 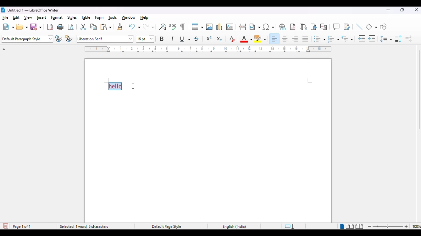 What do you see at coordinates (237, 227) in the screenshot?
I see `English (India)` at bounding box center [237, 227].